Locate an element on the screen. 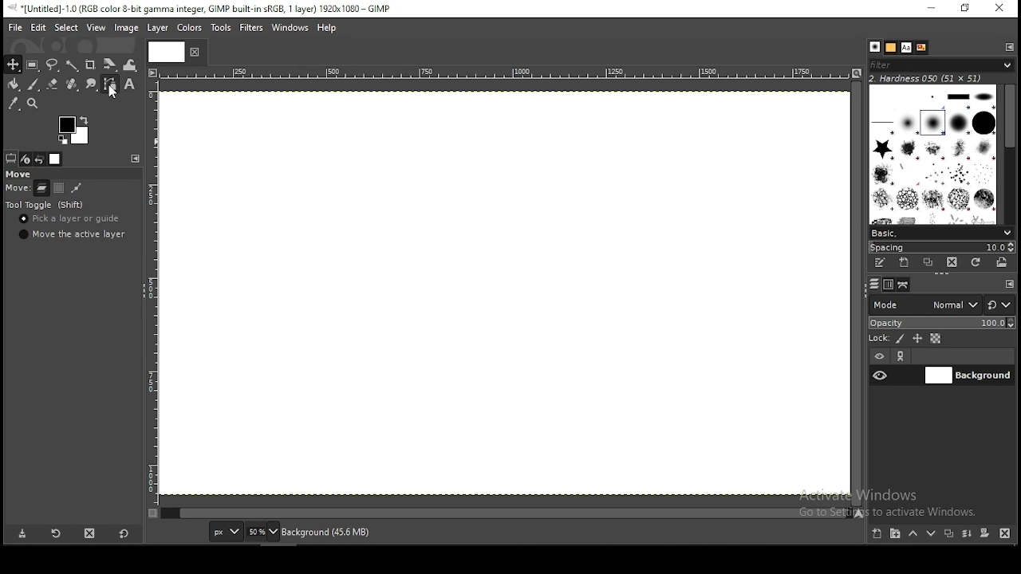  zoom tool is located at coordinates (34, 103).